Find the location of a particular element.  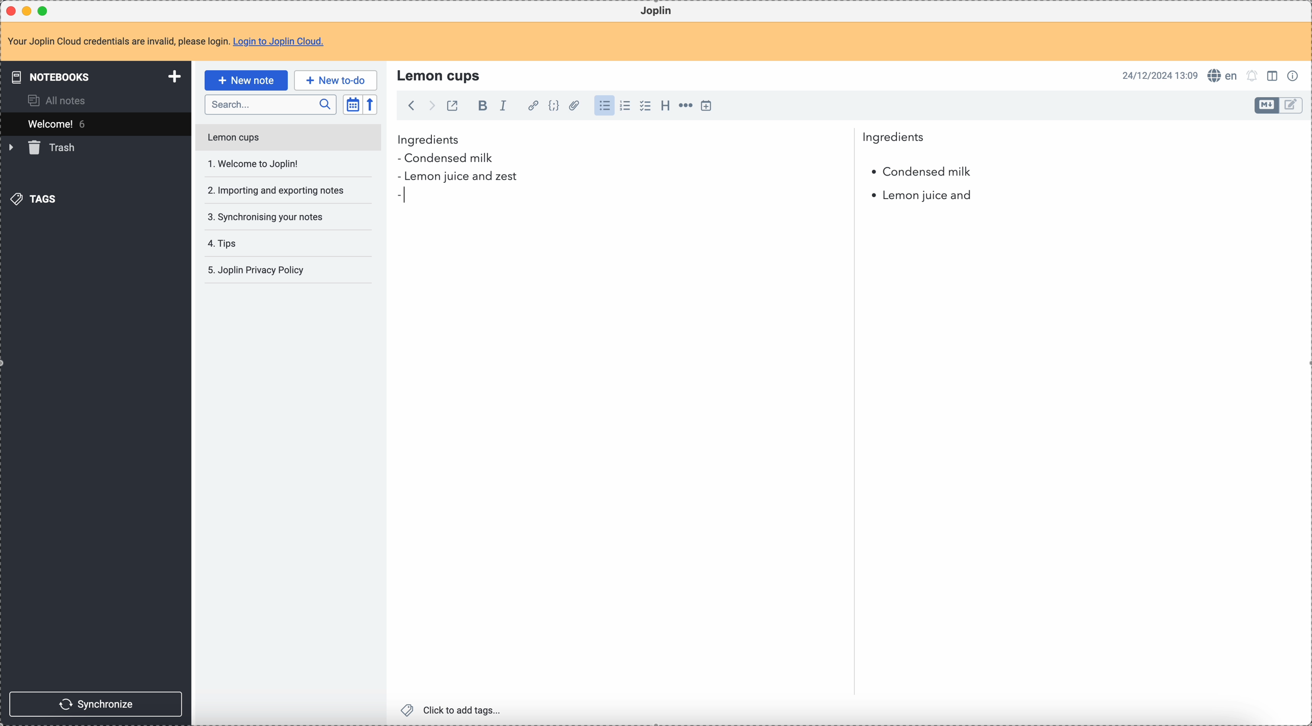

toggle edit layout is located at coordinates (1274, 75).